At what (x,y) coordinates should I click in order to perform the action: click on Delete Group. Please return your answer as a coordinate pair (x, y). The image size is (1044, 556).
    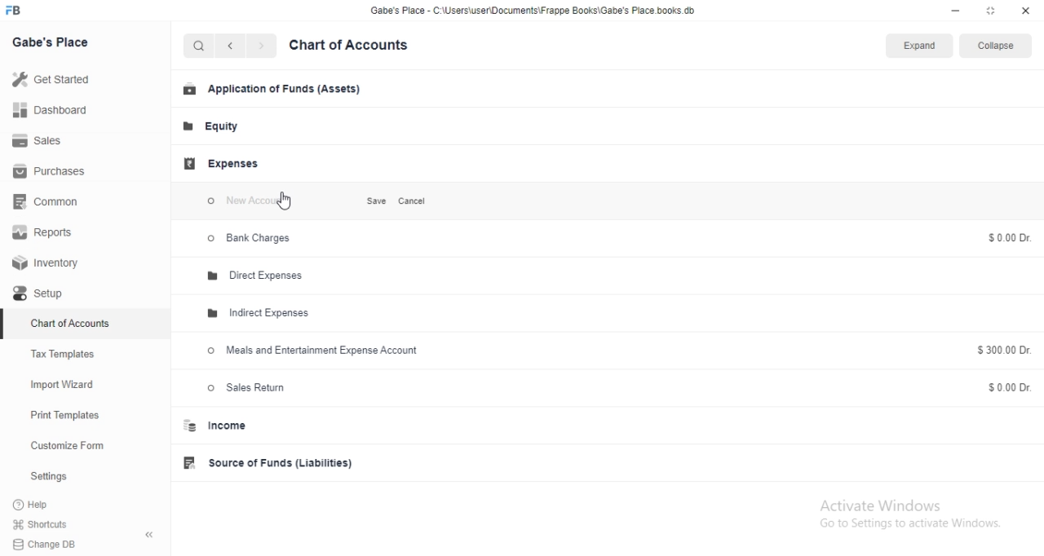
    Looking at the image, I should click on (419, 164).